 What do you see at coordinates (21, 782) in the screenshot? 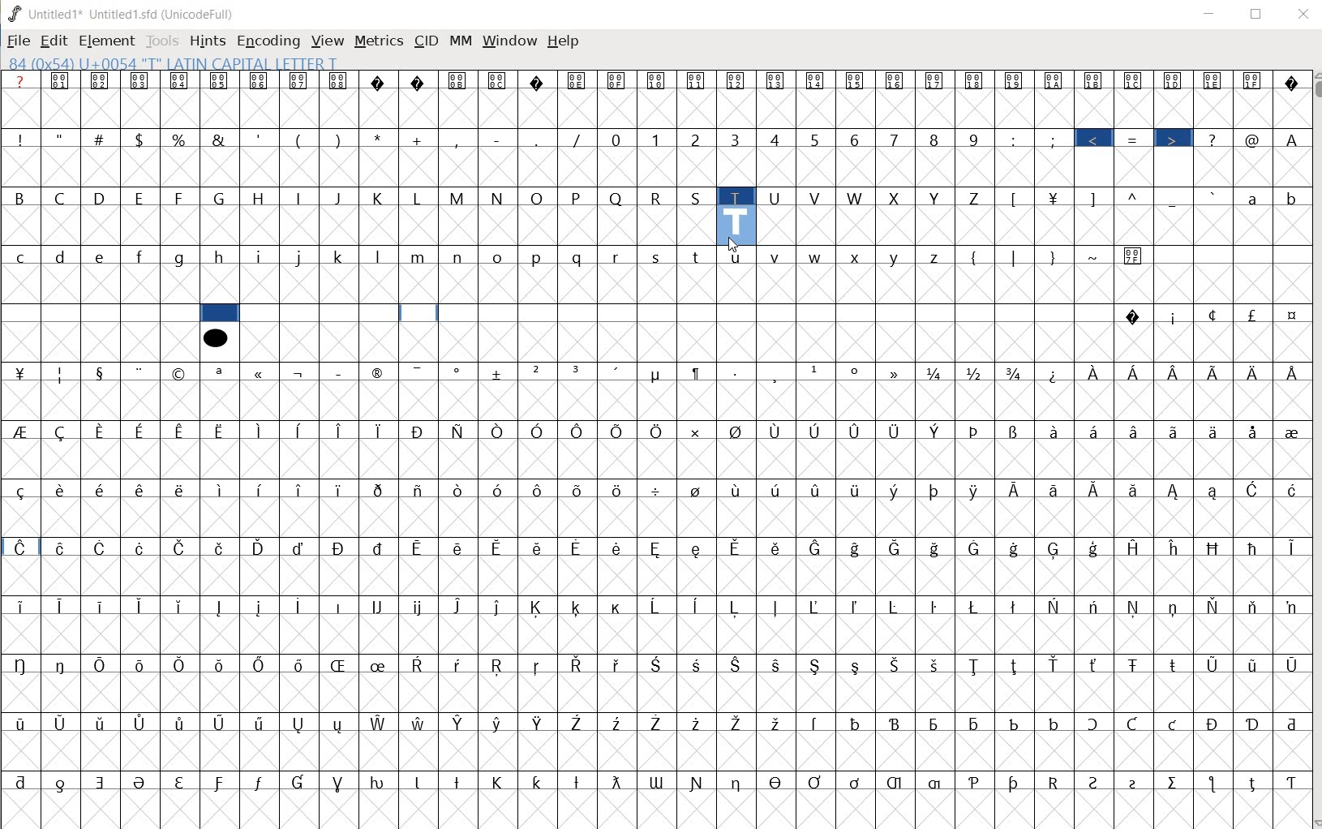
I see `Symbol` at bounding box center [21, 782].